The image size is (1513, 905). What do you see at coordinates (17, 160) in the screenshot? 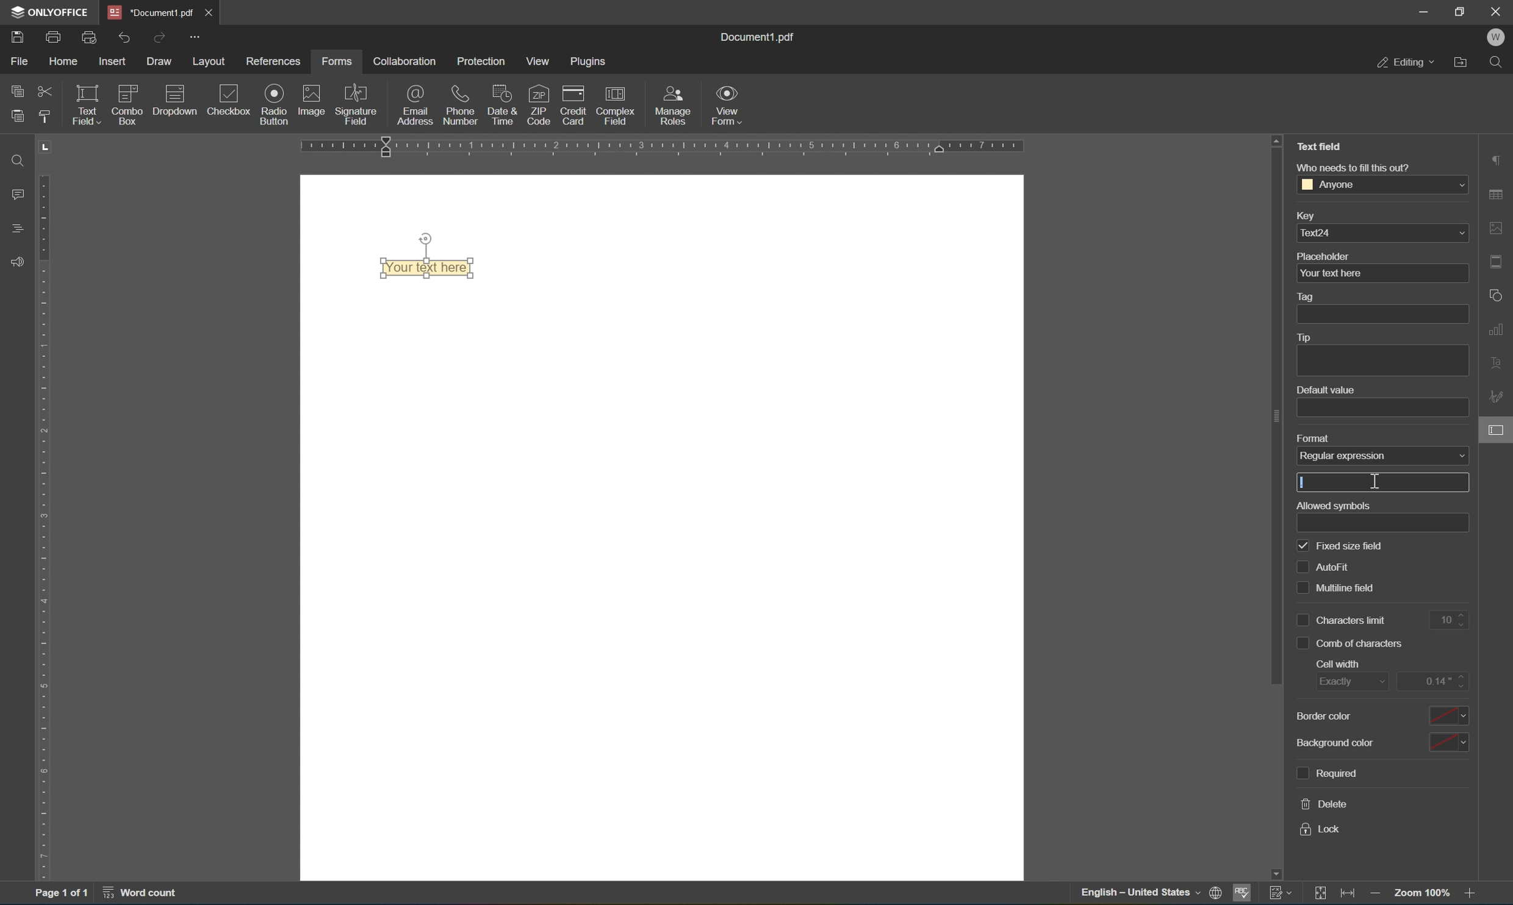
I see `find` at bounding box center [17, 160].